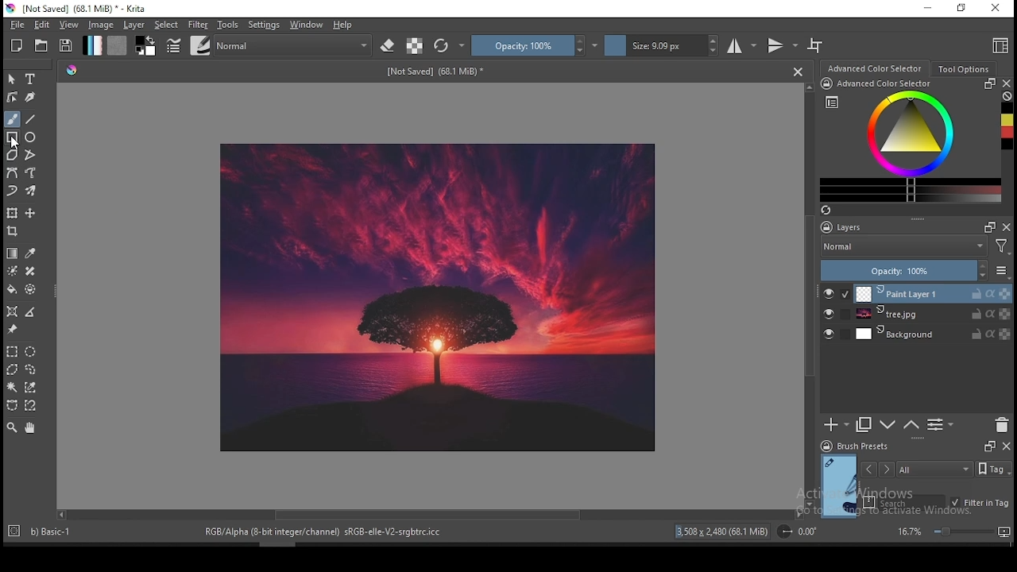 Image resolution: width=1017 pixels, height=572 pixels. What do you see at coordinates (1007, 95) in the screenshot?
I see `Clear` at bounding box center [1007, 95].